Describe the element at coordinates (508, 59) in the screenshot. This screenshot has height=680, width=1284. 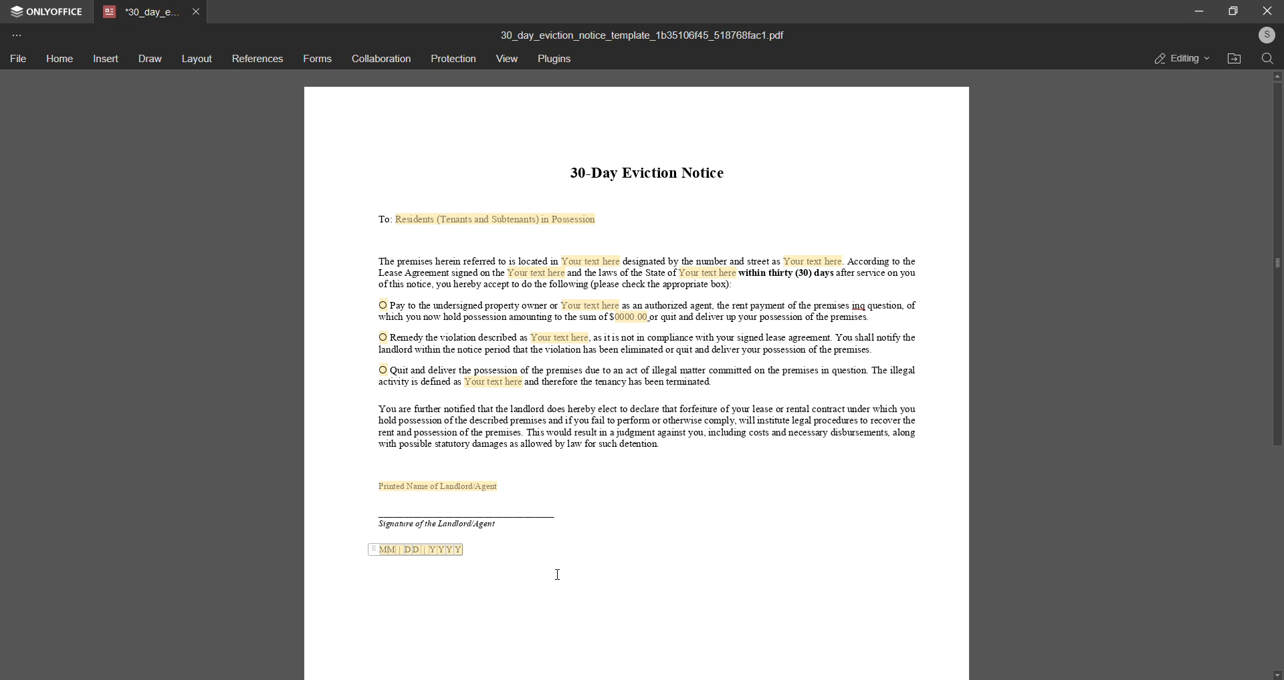
I see `view` at that location.